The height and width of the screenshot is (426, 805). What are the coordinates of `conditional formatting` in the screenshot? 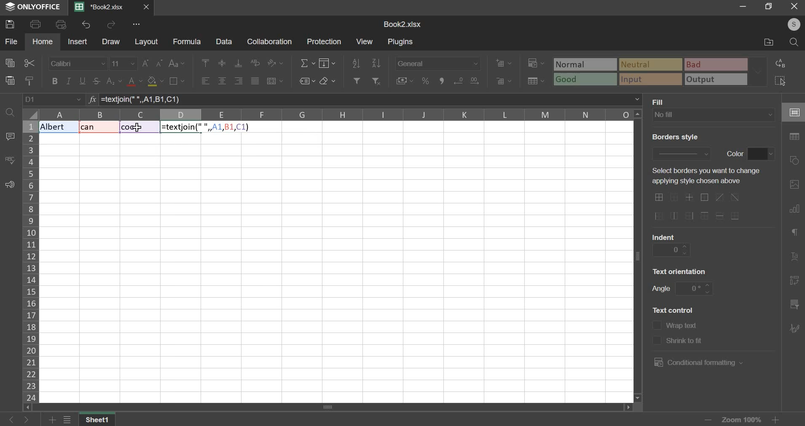 It's located at (535, 64).